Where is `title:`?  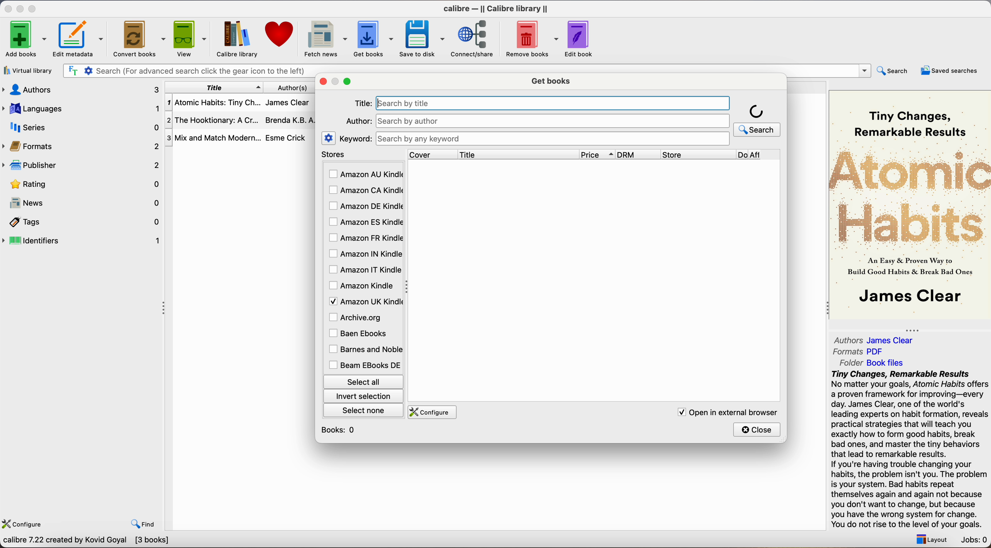
title: is located at coordinates (363, 104).